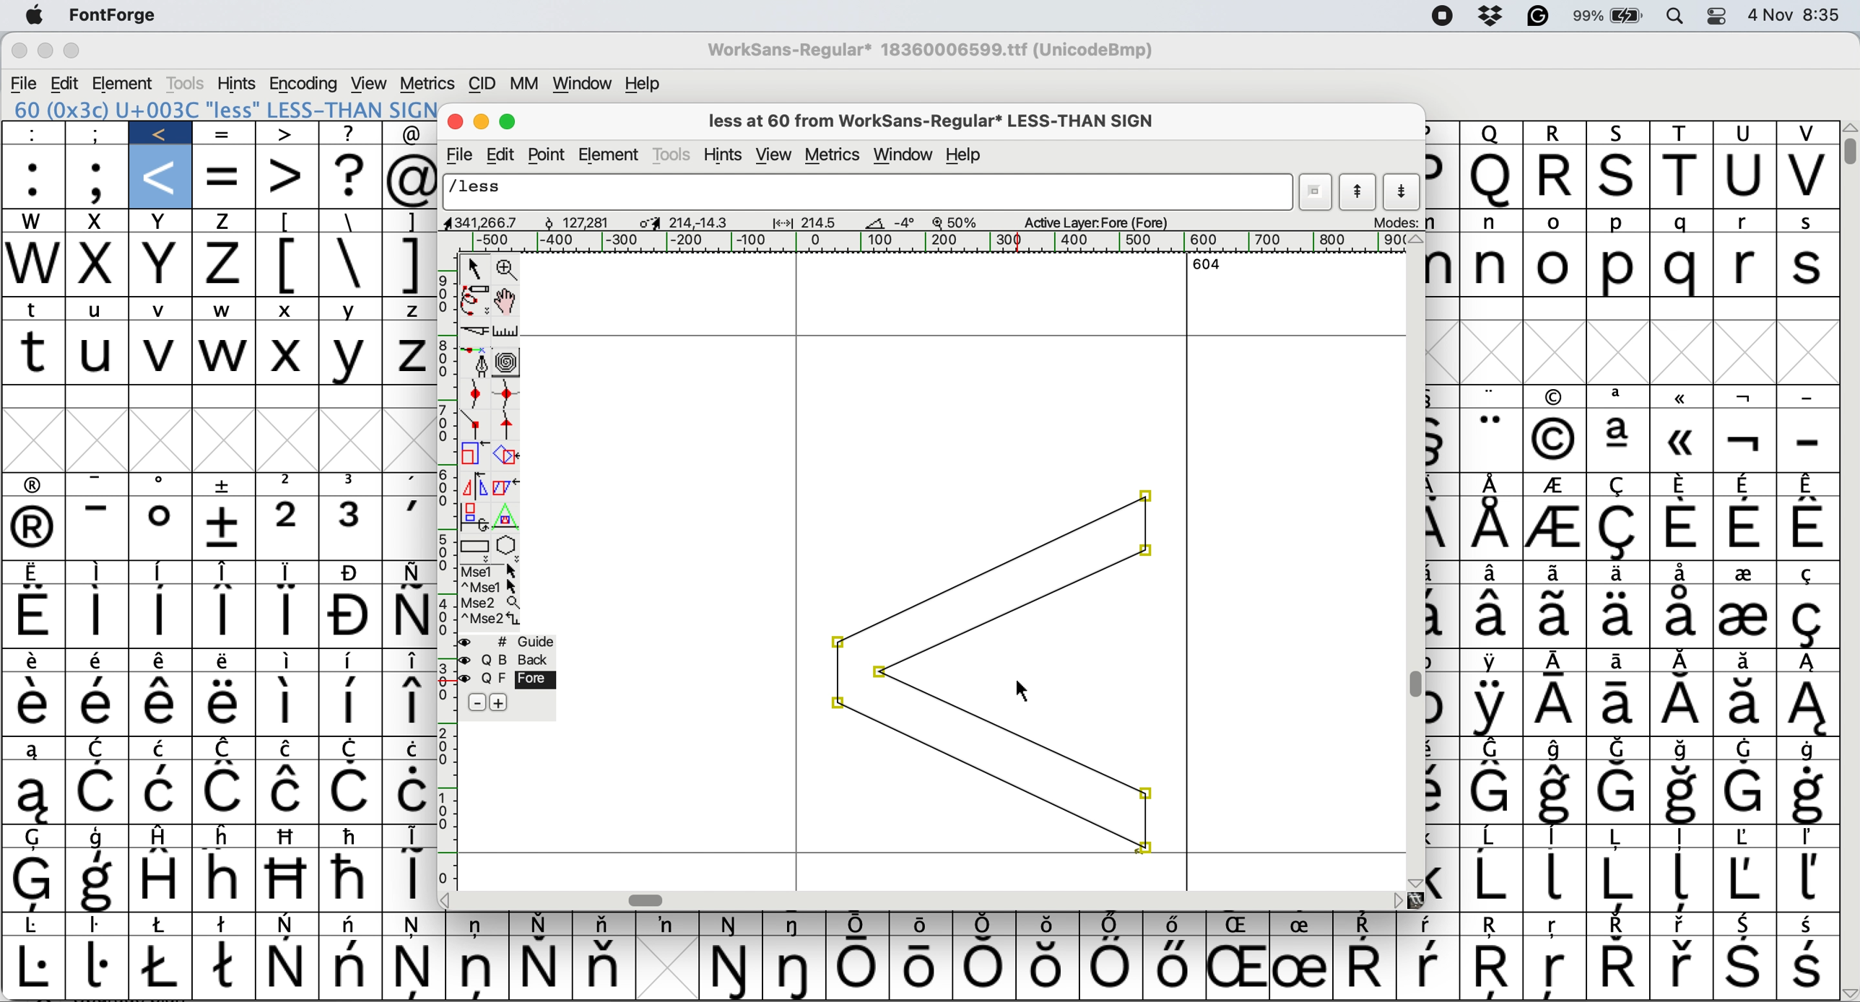 The image size is (1860, 1002). I want to click on Symbol, so click(1493, 707).